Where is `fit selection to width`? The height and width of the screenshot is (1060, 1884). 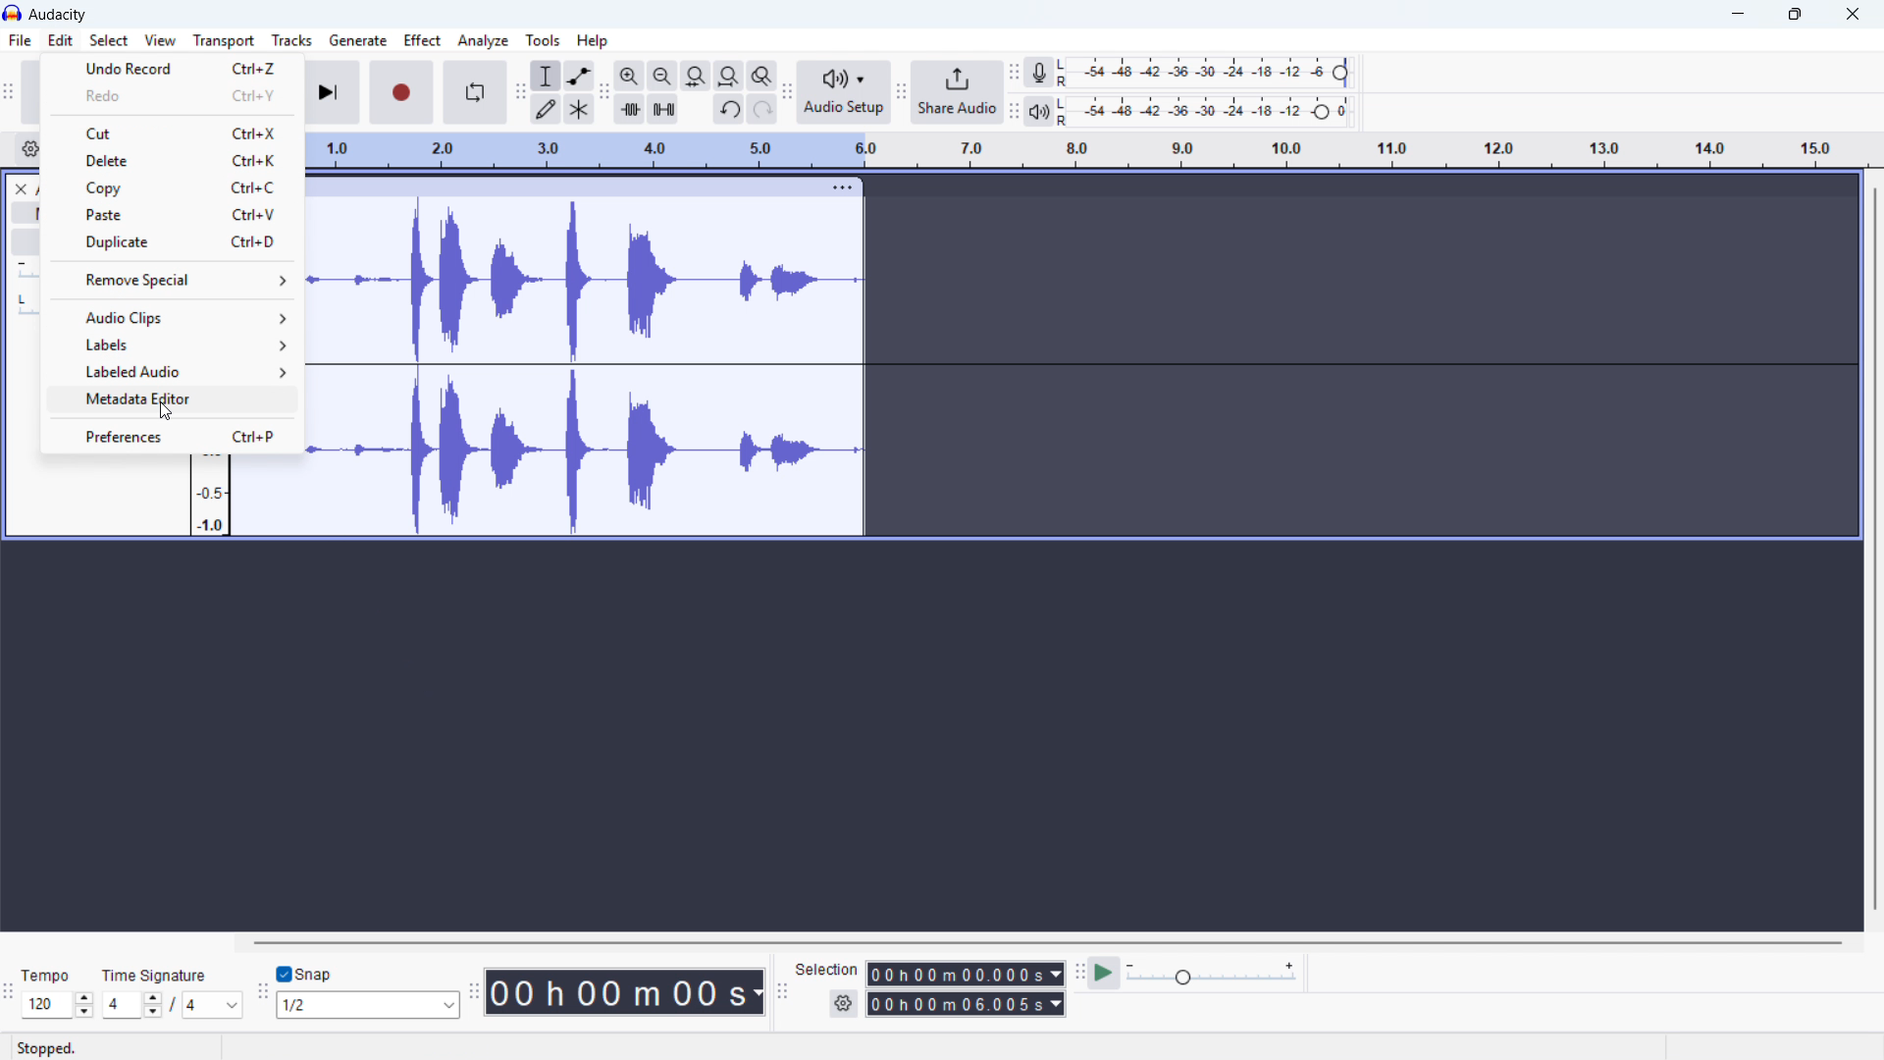
fit selection to width is located at coordinates (697, 76).